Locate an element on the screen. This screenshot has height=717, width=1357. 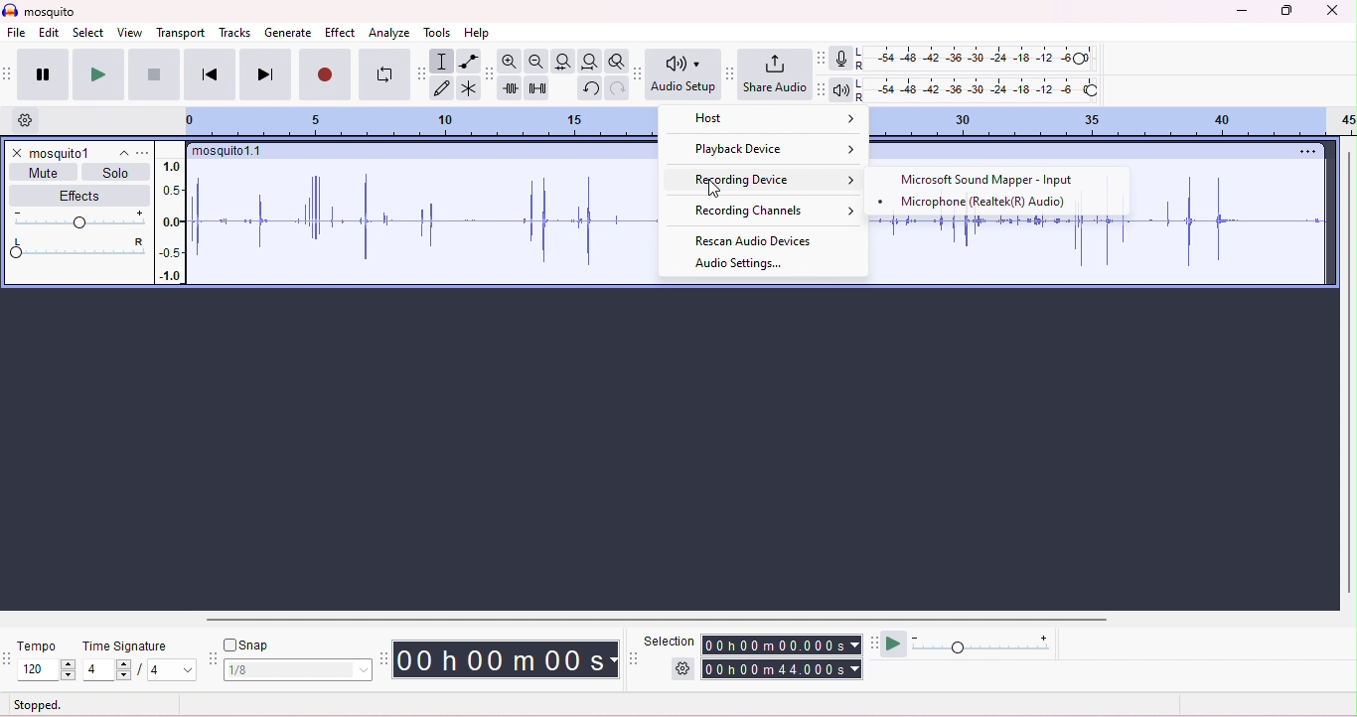
audio settings is located at coordinates (738, 264).